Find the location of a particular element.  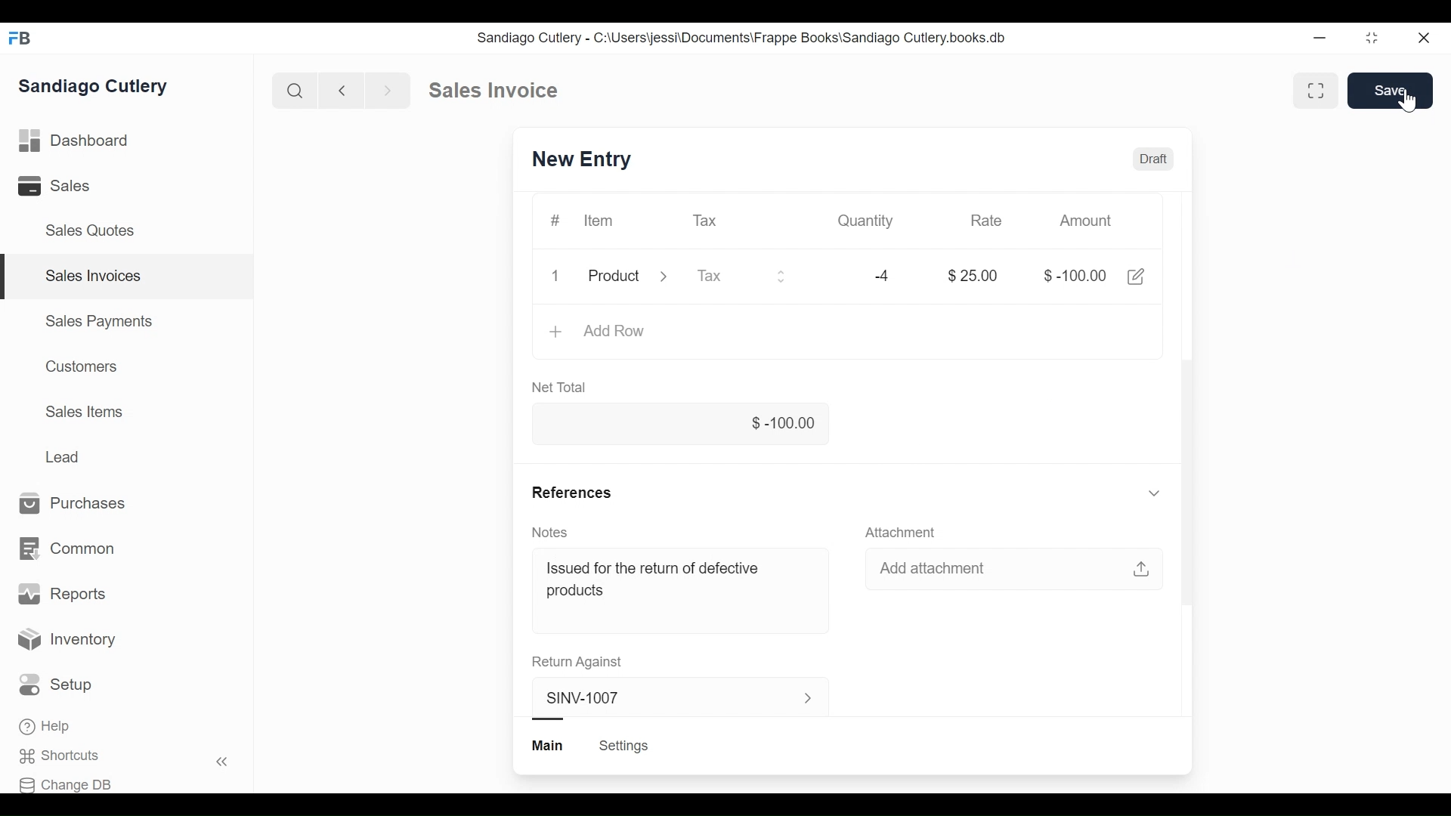

Customers is located at coordinates (83, 366).